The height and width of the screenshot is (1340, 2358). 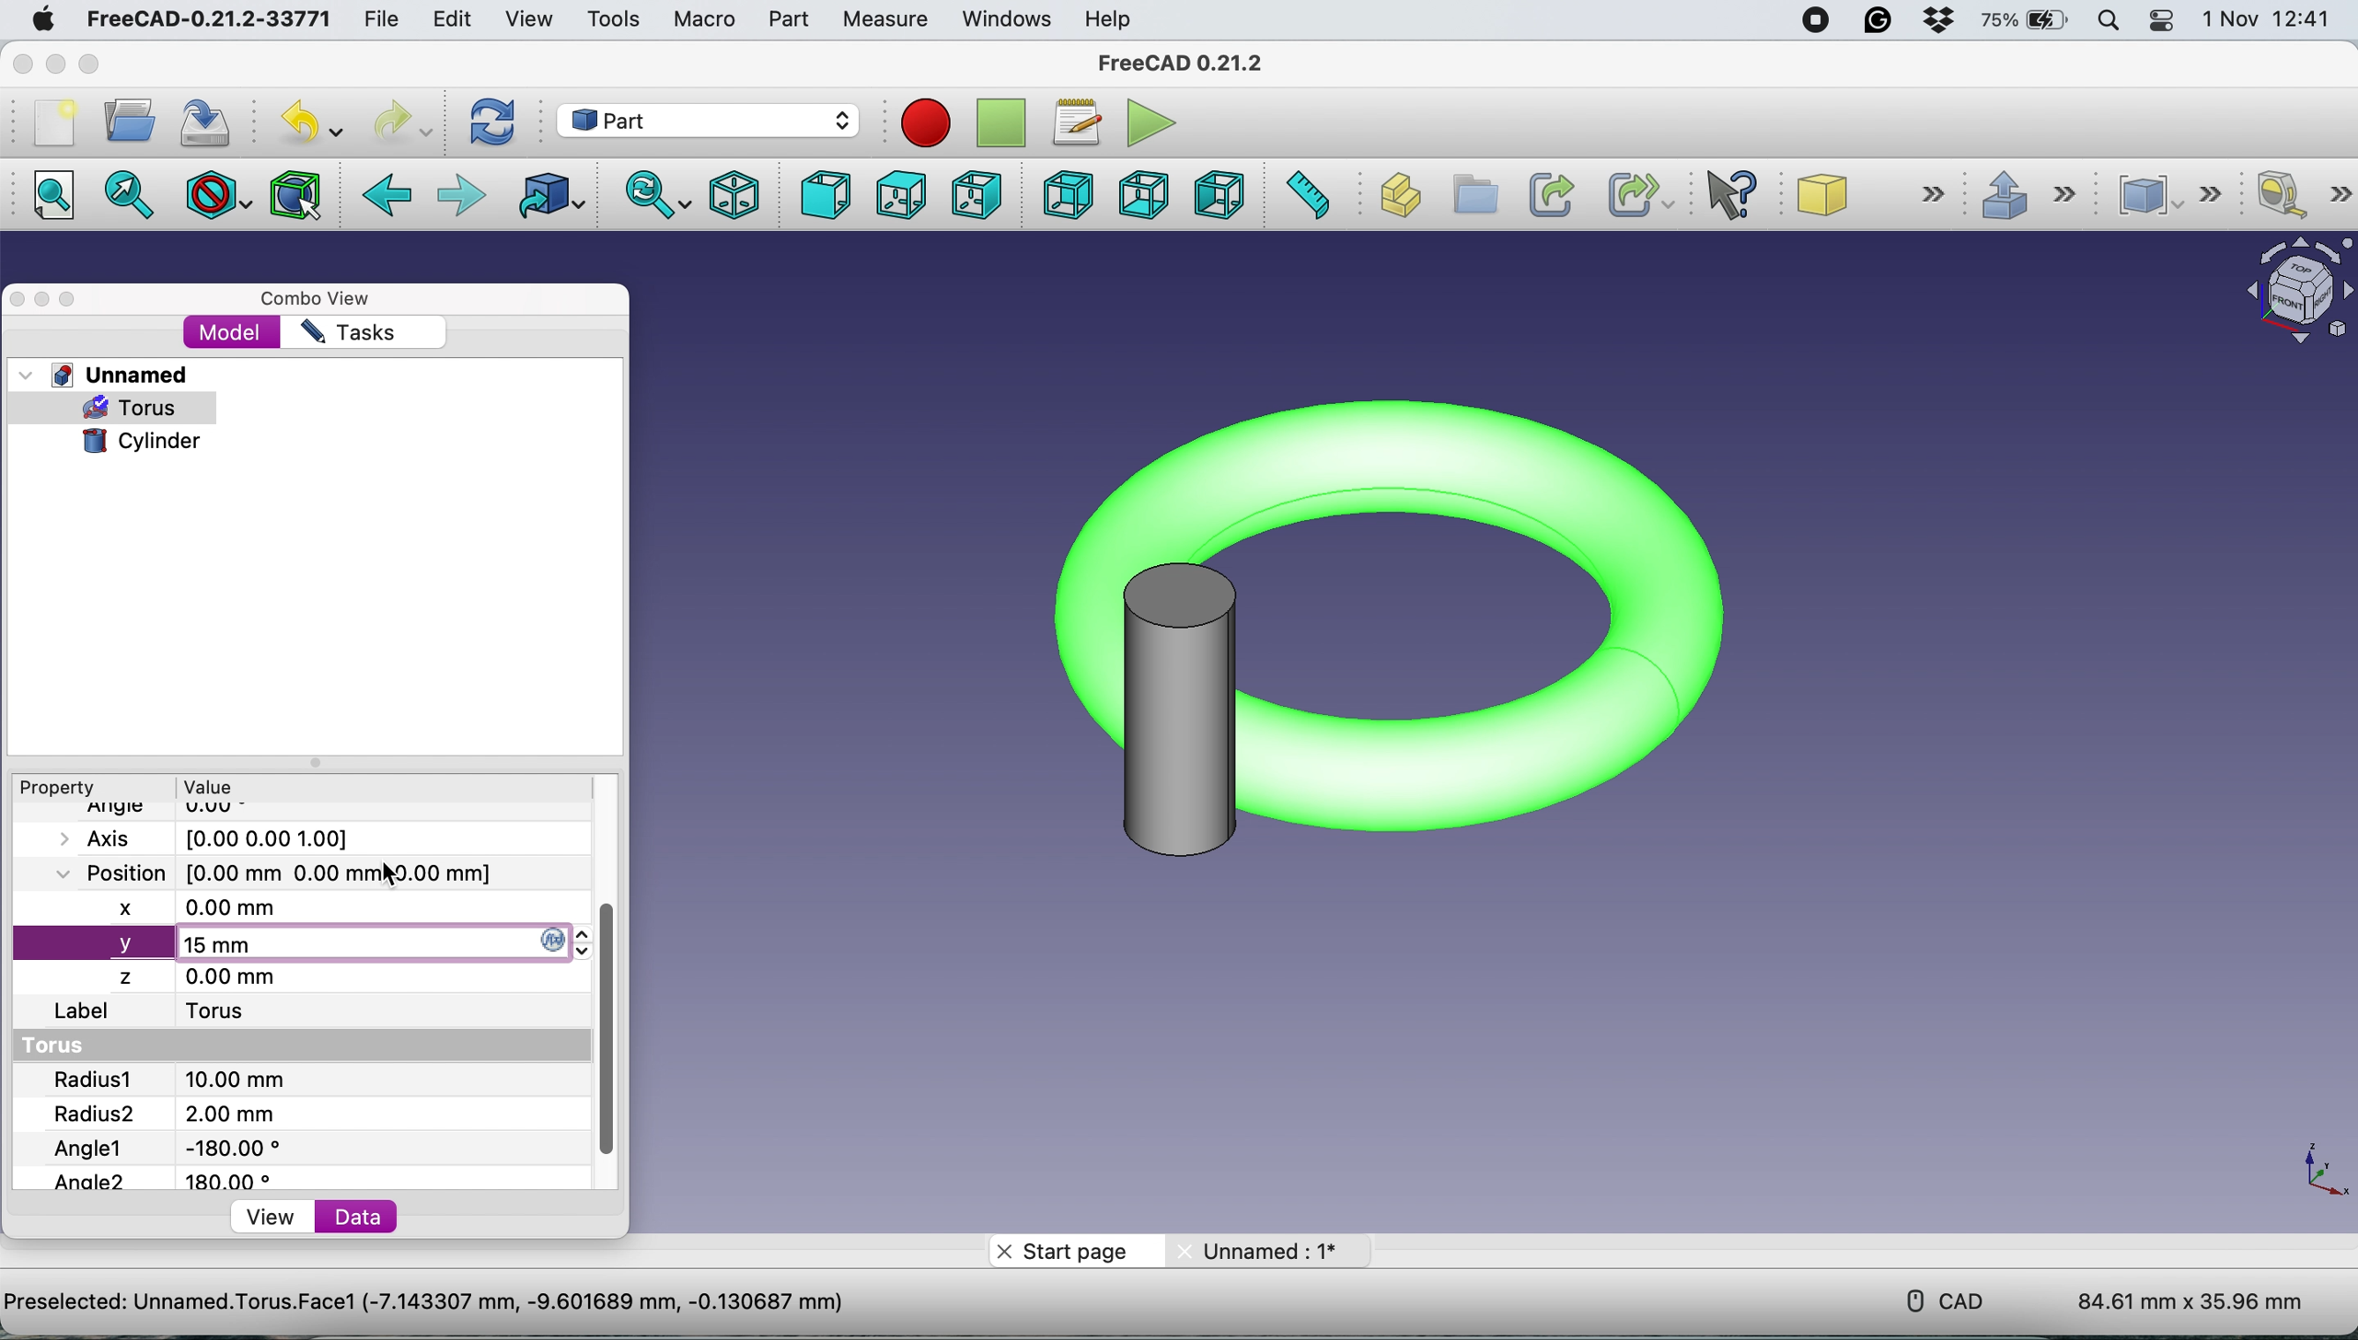 What do you see at coordinates (130, 199) in the screenshot?
I see `go to selected object` at bounding box center [130, 199].